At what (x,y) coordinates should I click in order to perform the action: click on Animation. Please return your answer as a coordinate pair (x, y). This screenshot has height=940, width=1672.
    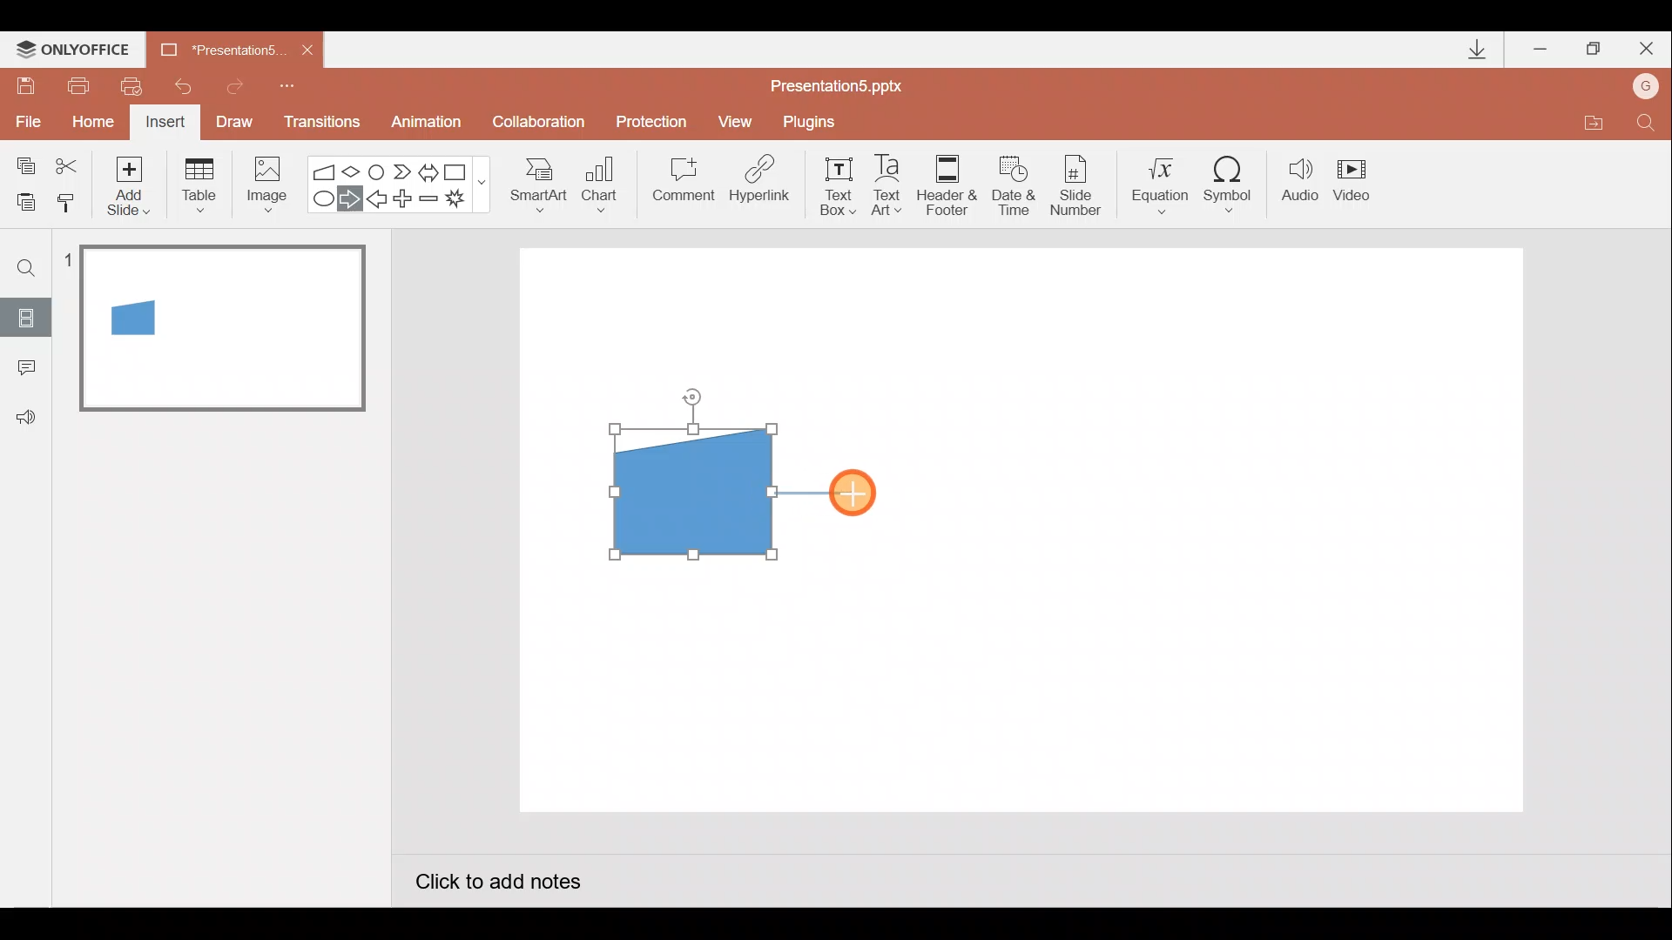
    Looking at the image, I should click on (428, 124).